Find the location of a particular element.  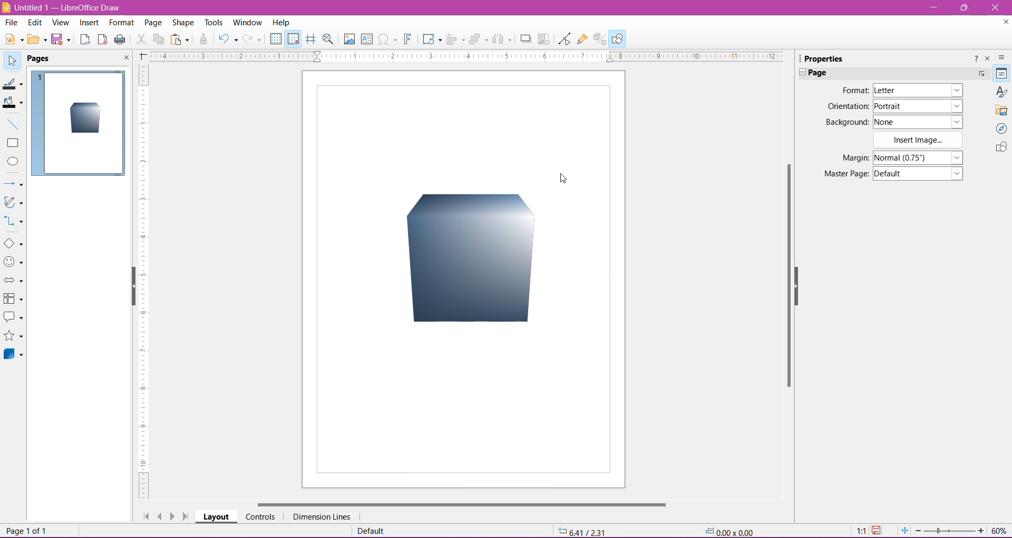

Lines and Arrows is located at coordinates (13, 184).